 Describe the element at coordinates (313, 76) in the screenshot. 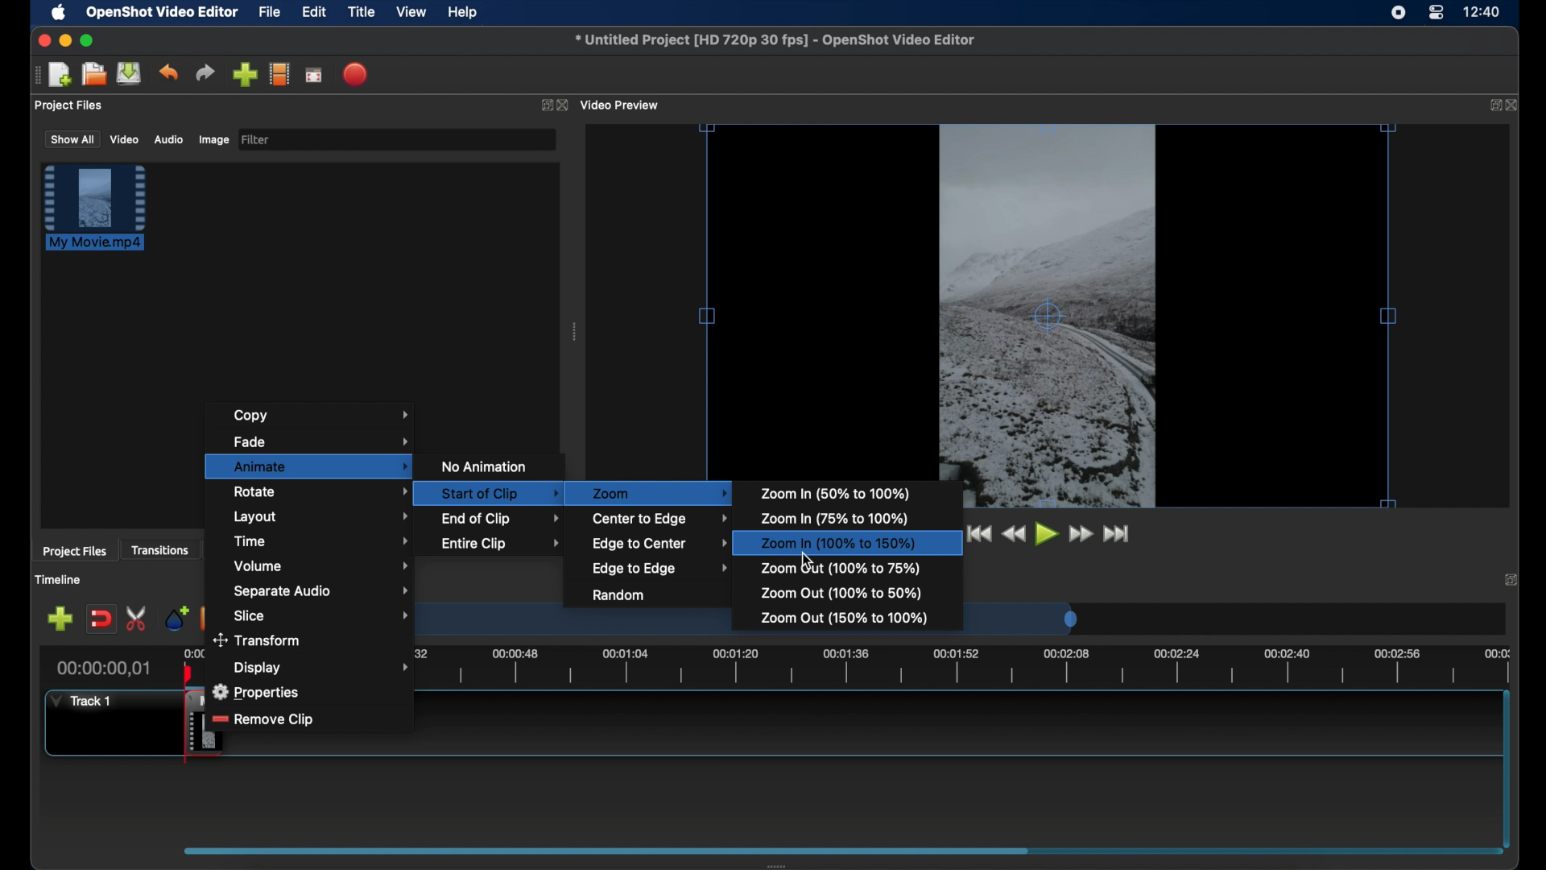

I see `full screen` at that location.